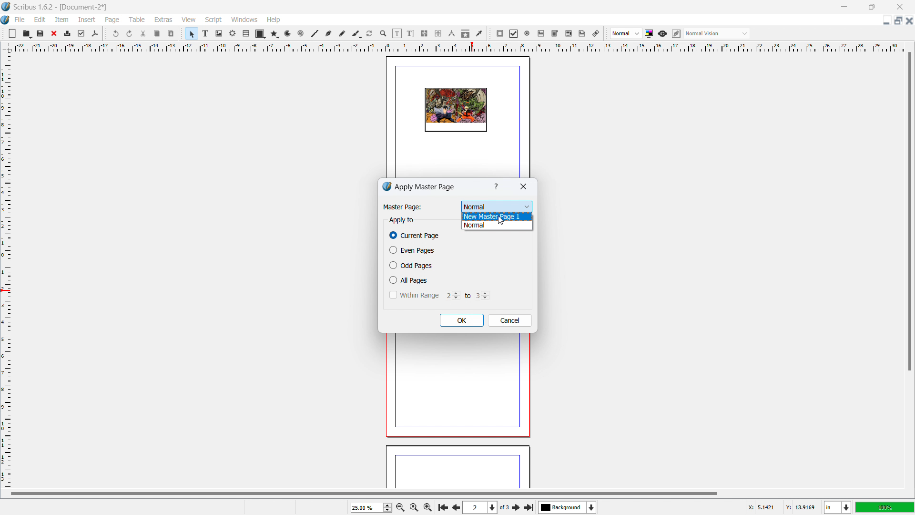  Describe the element at coordinates (402, 207) in the screenshot. I see `Master Page` at that location.